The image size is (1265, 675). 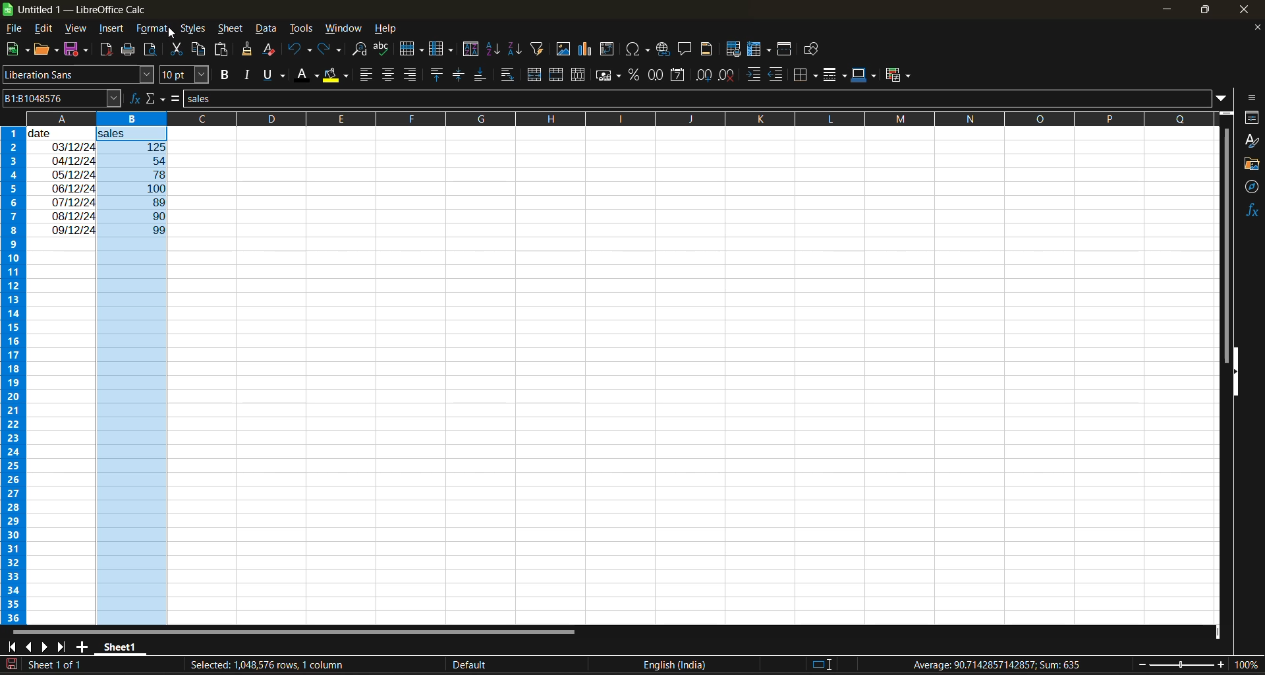 What do you see at coordinates (437, 74) in the screenshot?
I see `align top` at bounding box center [437, 74].